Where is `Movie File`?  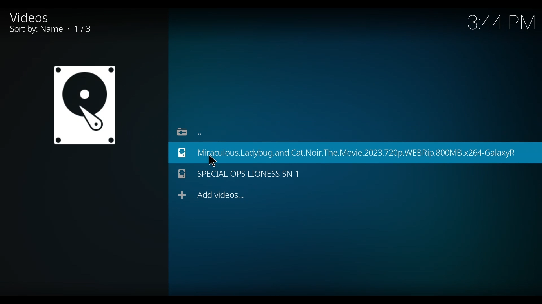
Movie File is located at coordinates (239, 175).